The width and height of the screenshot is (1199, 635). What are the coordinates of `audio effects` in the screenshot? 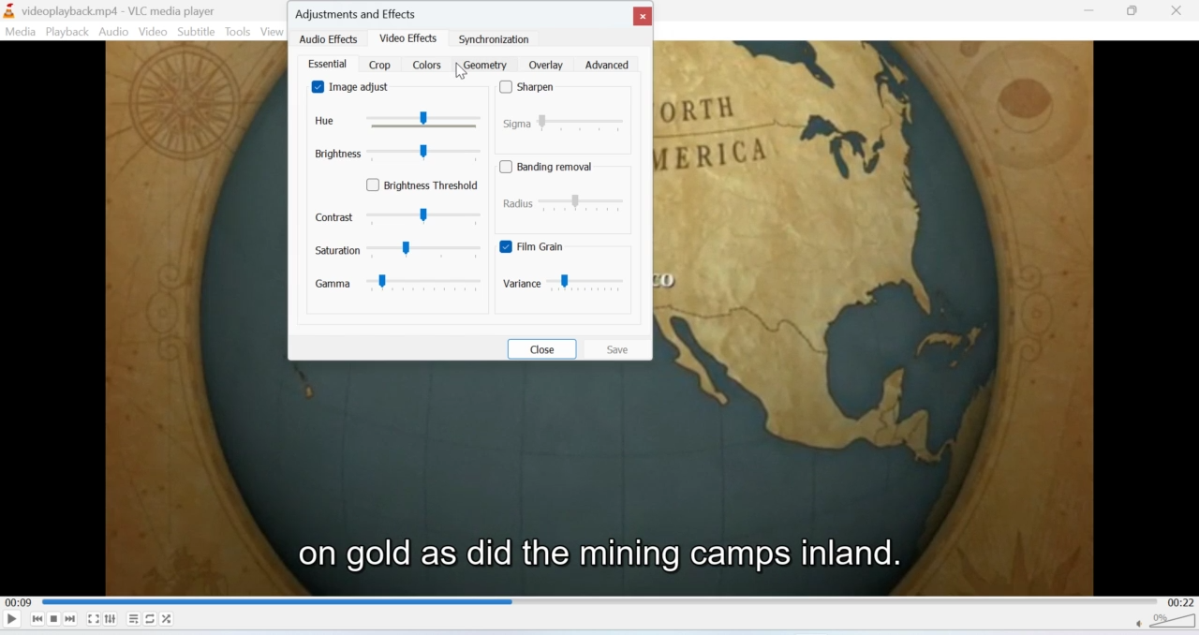 It's located at (329, 40).